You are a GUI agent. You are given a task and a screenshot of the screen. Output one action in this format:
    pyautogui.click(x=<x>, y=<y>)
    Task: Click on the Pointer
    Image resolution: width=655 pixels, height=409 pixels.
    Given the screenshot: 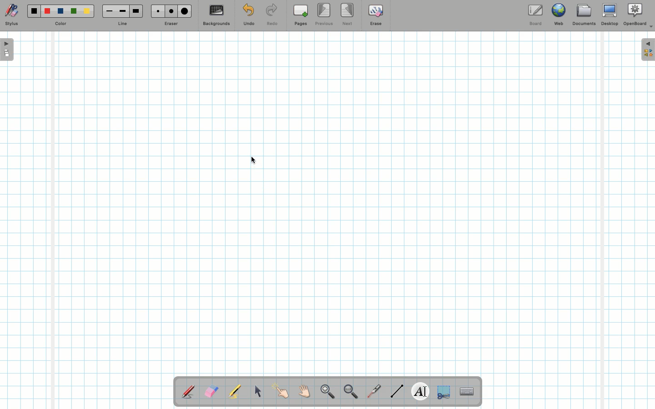 What is the action you would take?
    pyautogui.click(x=281, y=391)
    